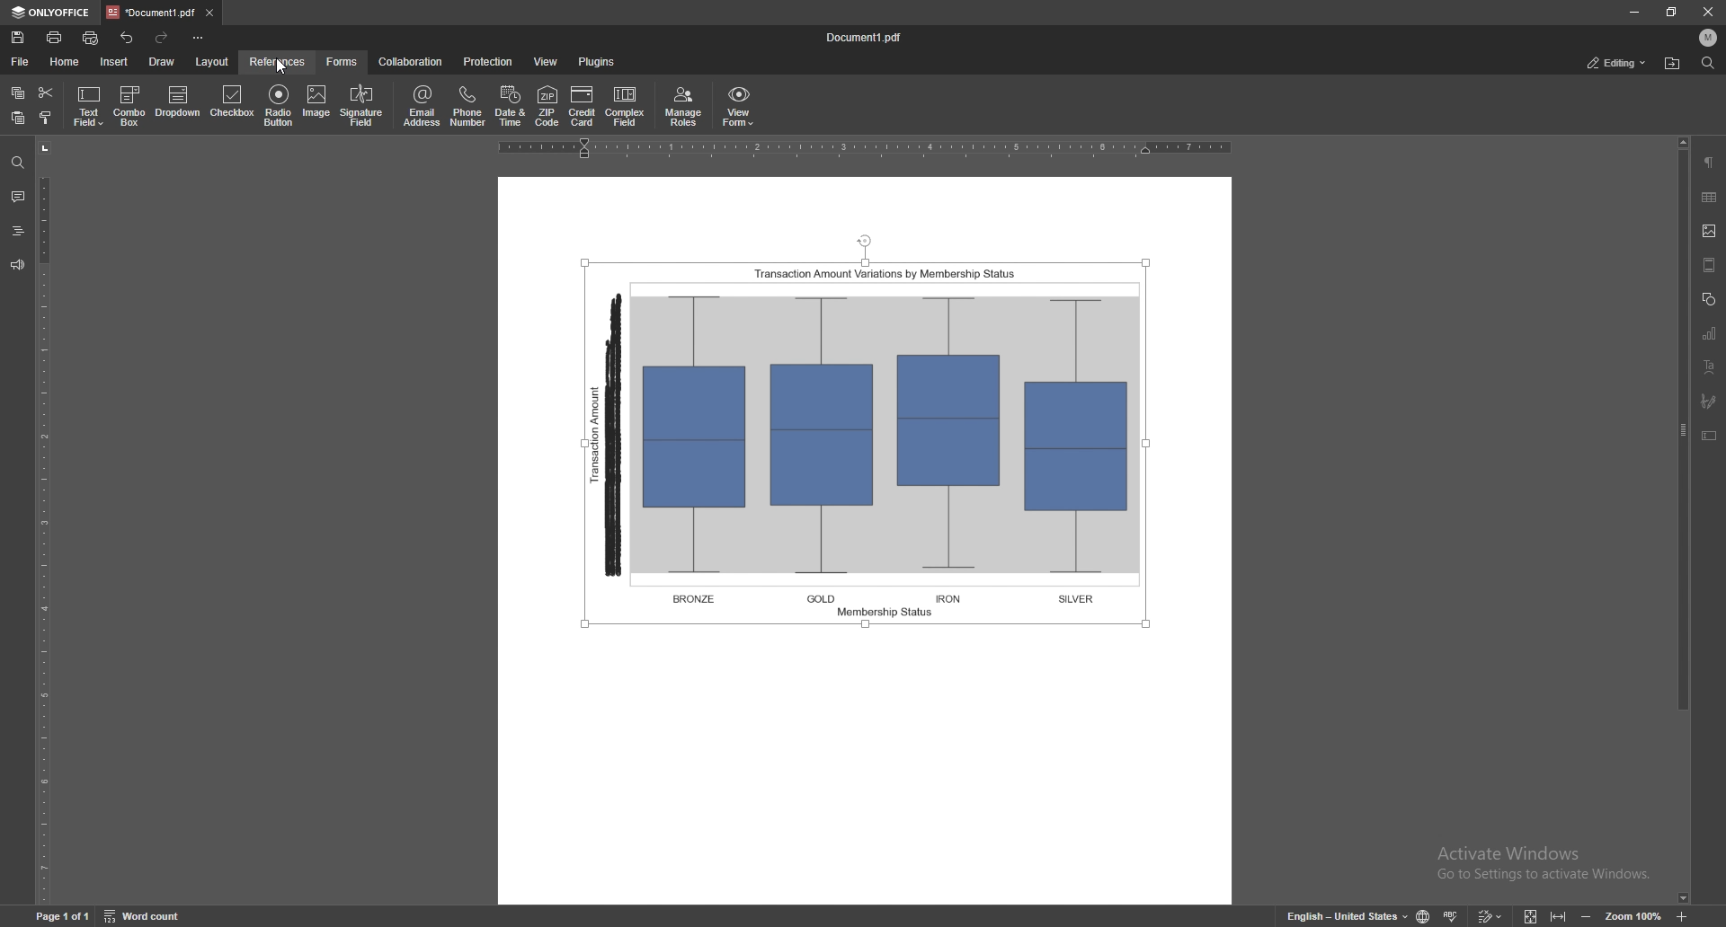 The height and width of the screenshot is (927, 1726). What do you see at coordinates (277, 61) in the screenshot?
I see `references` at bounding box center [277, 61].